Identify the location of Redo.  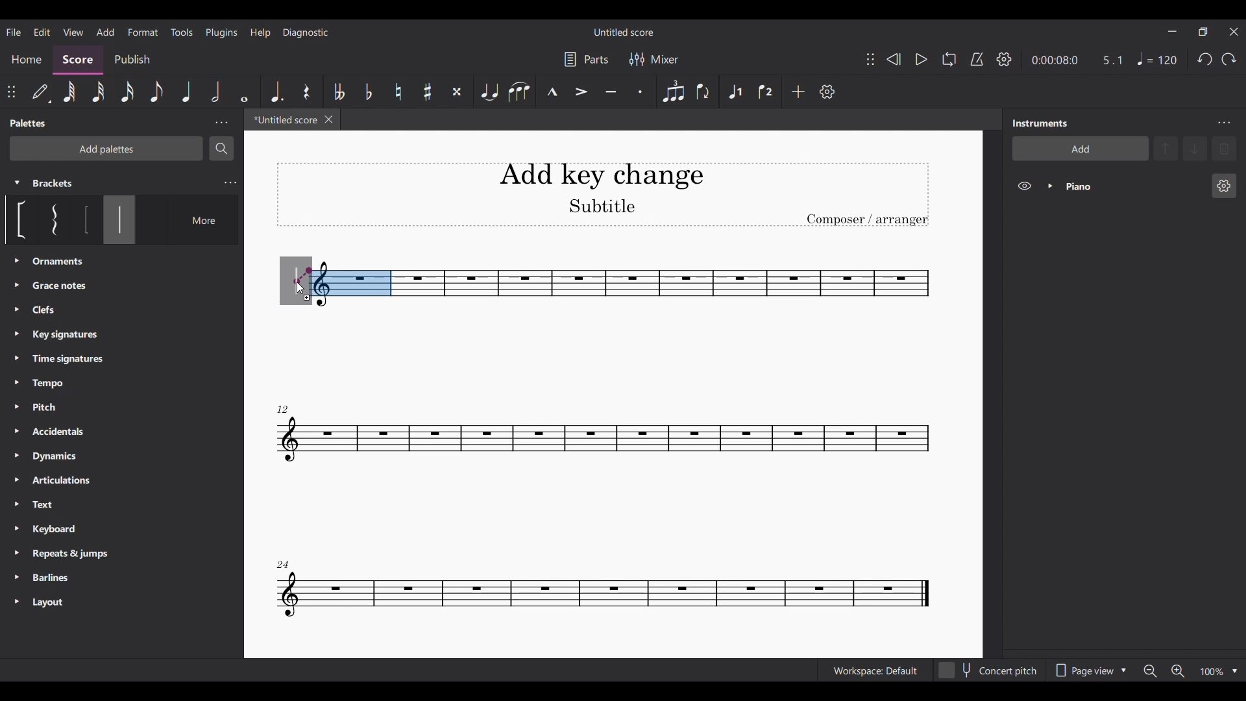
(1228, 59).